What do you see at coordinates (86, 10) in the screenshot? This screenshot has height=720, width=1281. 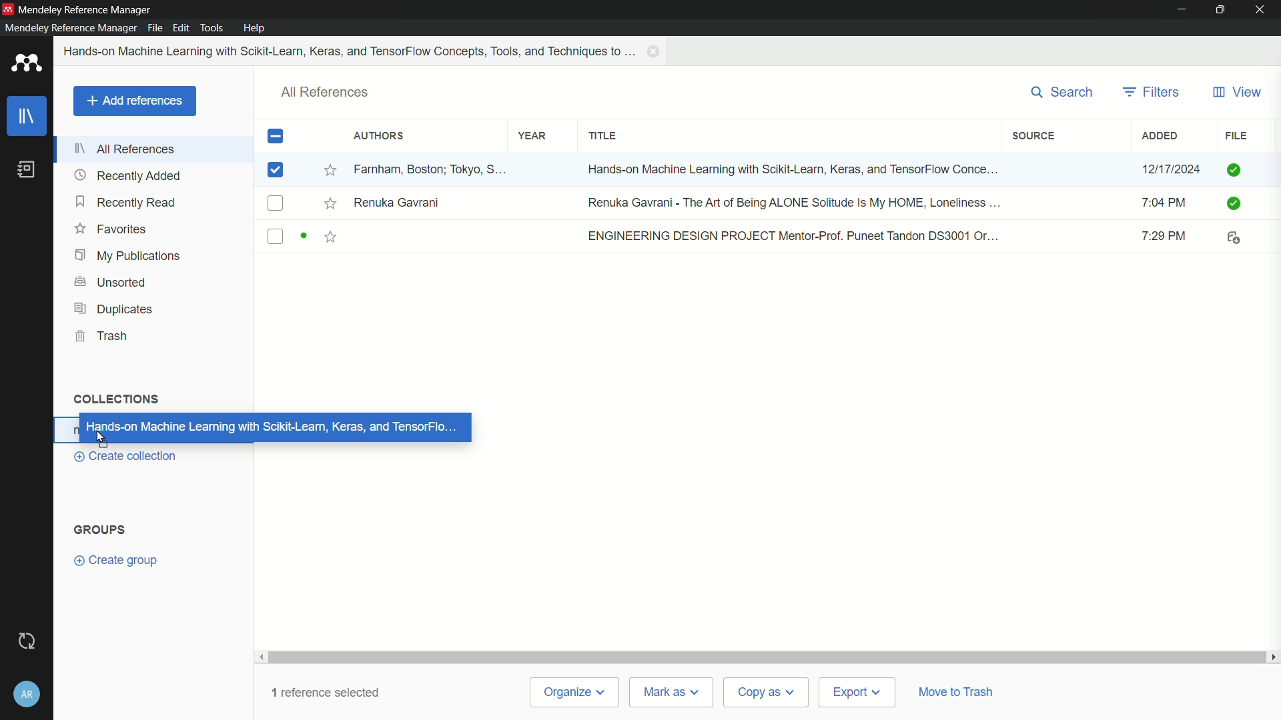 I see `app name` at bounding box center [86, 10].